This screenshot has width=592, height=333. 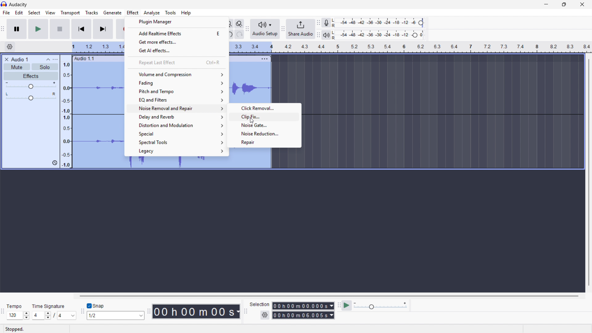 I want to click on Timestamp, so click(x=196, y=311).